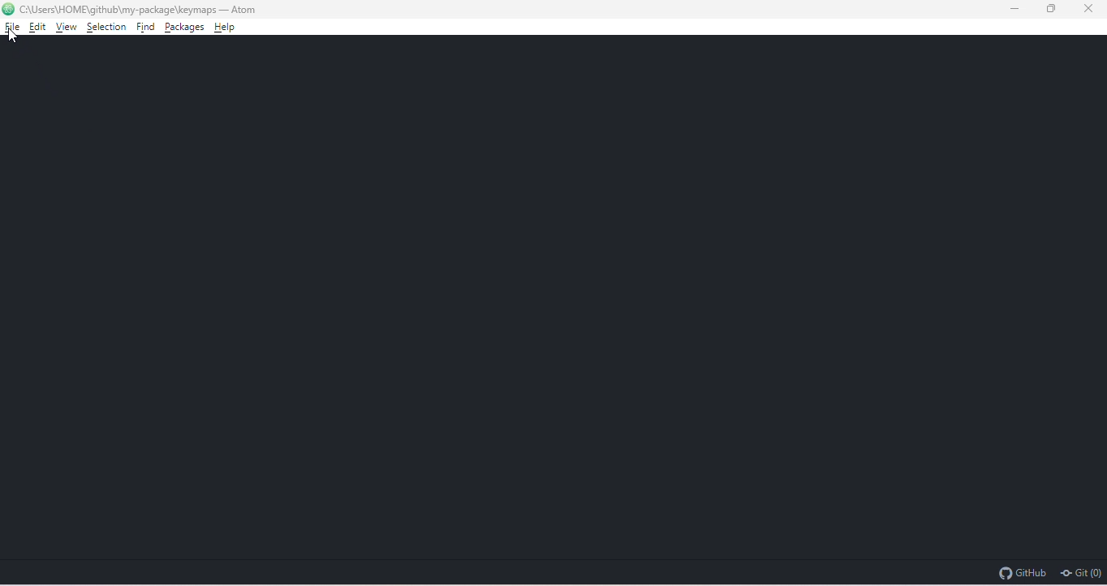 The height and width of the screenshot is (586, 1107). Describe the element at coordinates (228, 27) in the screenshot. I see `help` at that location.